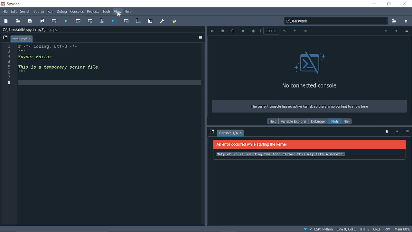 This screenshot has width=412, height=232. What do you see at coordinates (55, 21) in the screenshot?
I see `Create new cell at the current line` at bounding box center [55, 21].